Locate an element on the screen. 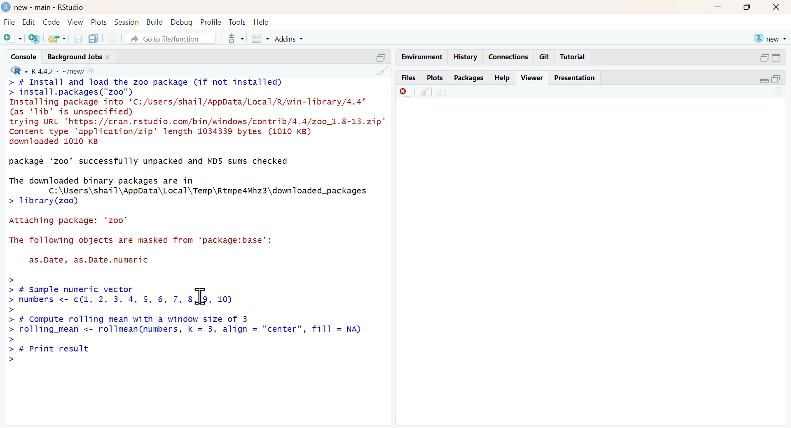 The width and height of the screenshot is (791, 428). edit is located at coordinates (29, 22).